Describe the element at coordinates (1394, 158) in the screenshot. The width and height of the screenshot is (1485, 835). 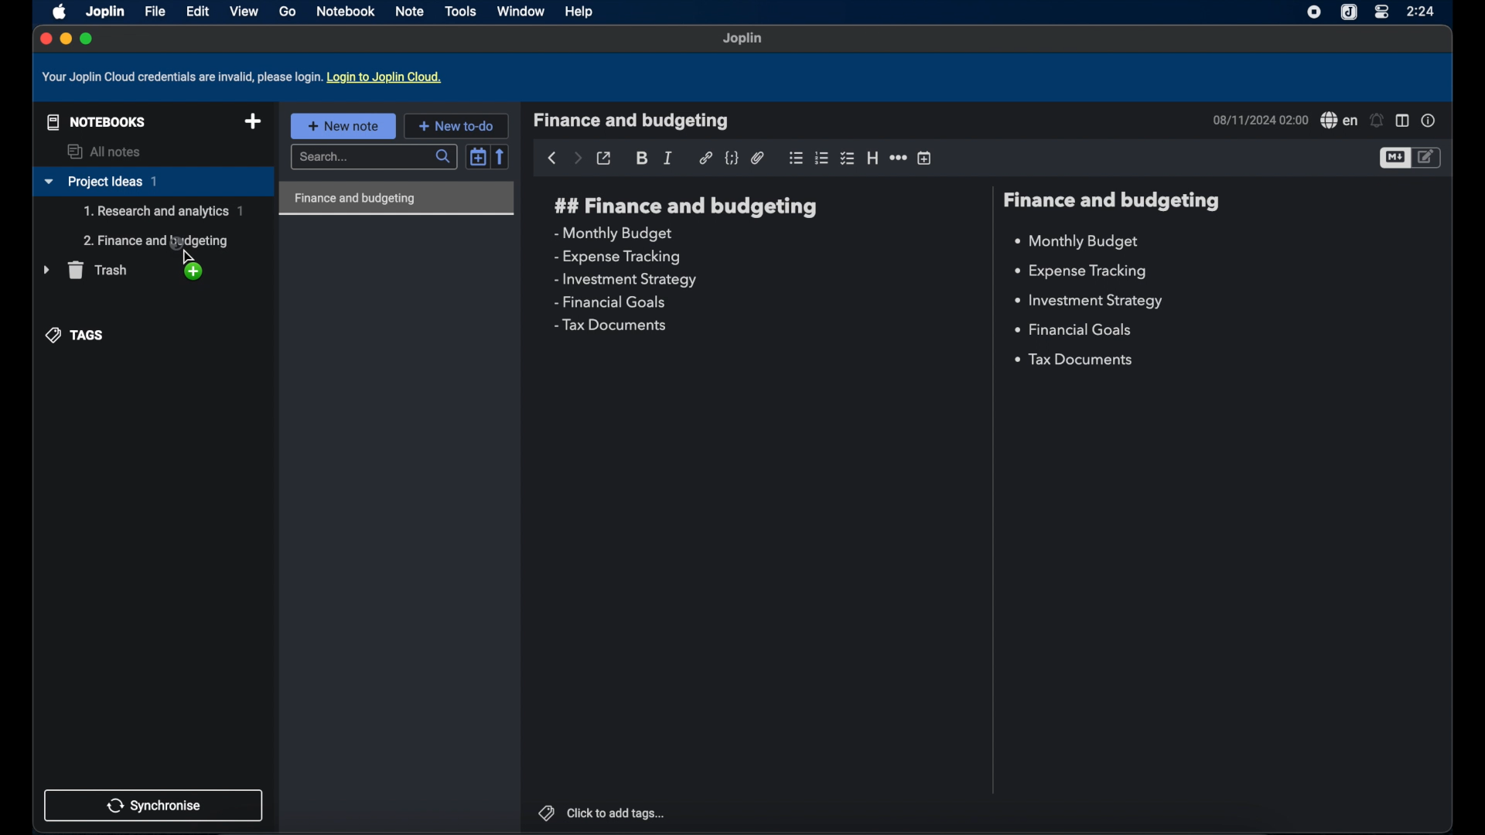
I see `toggle editor` at that location.